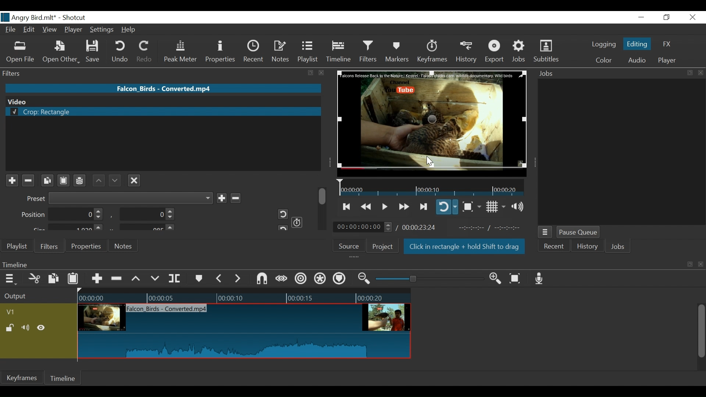  Describe the element at coordinates (365, 279) in the screenshot. I see `Zoom timeline out` at that location.